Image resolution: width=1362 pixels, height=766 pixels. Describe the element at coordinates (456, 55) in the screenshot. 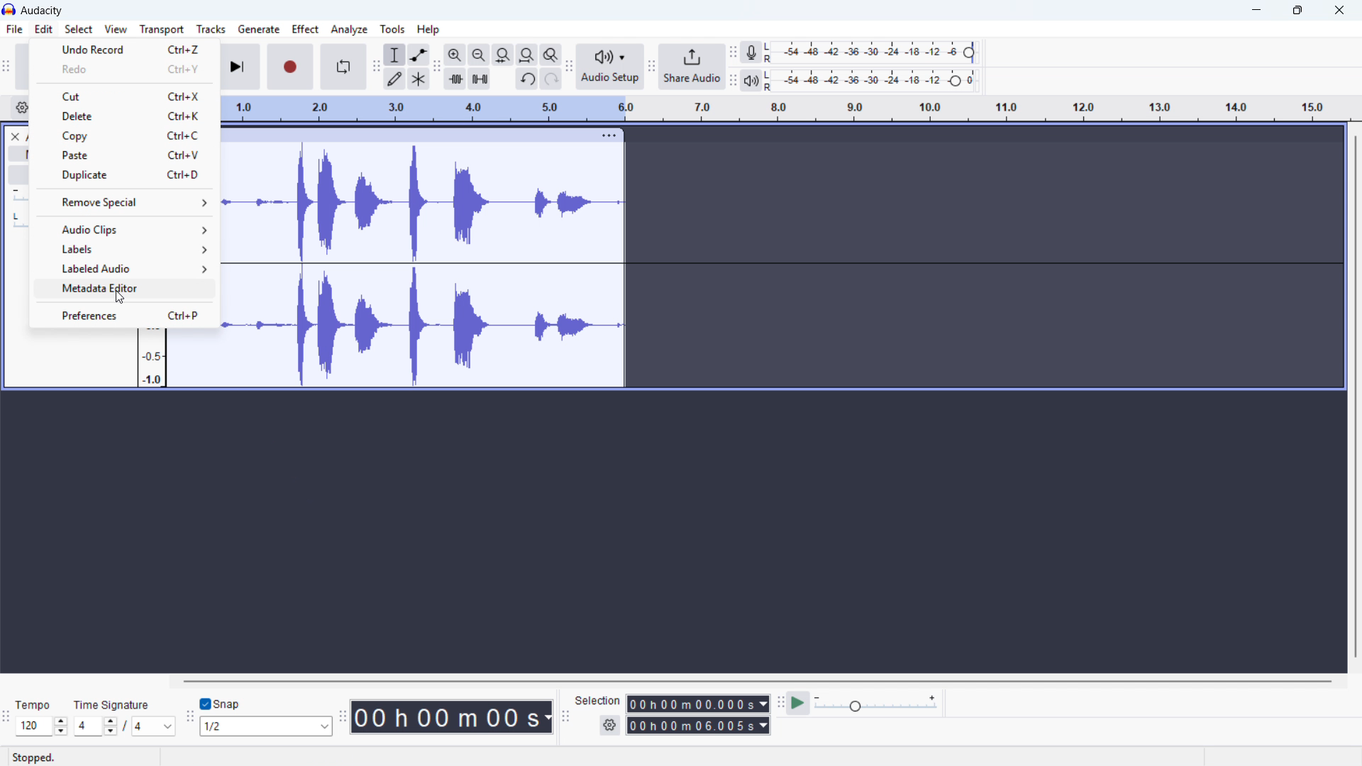

I see `zoom in` at that location.